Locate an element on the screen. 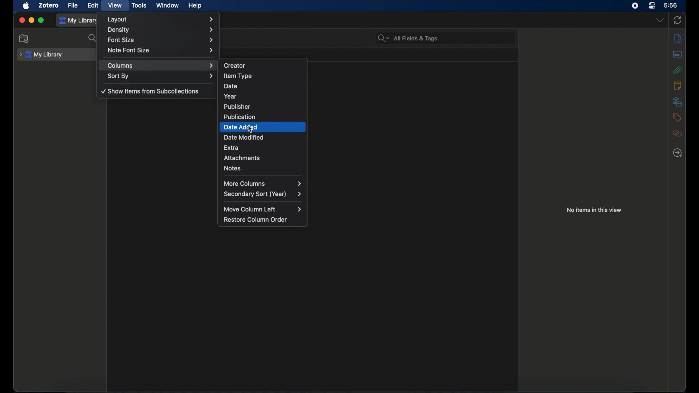 This screenshot has height=393, width=699. info is located at coordinates (678, 38).